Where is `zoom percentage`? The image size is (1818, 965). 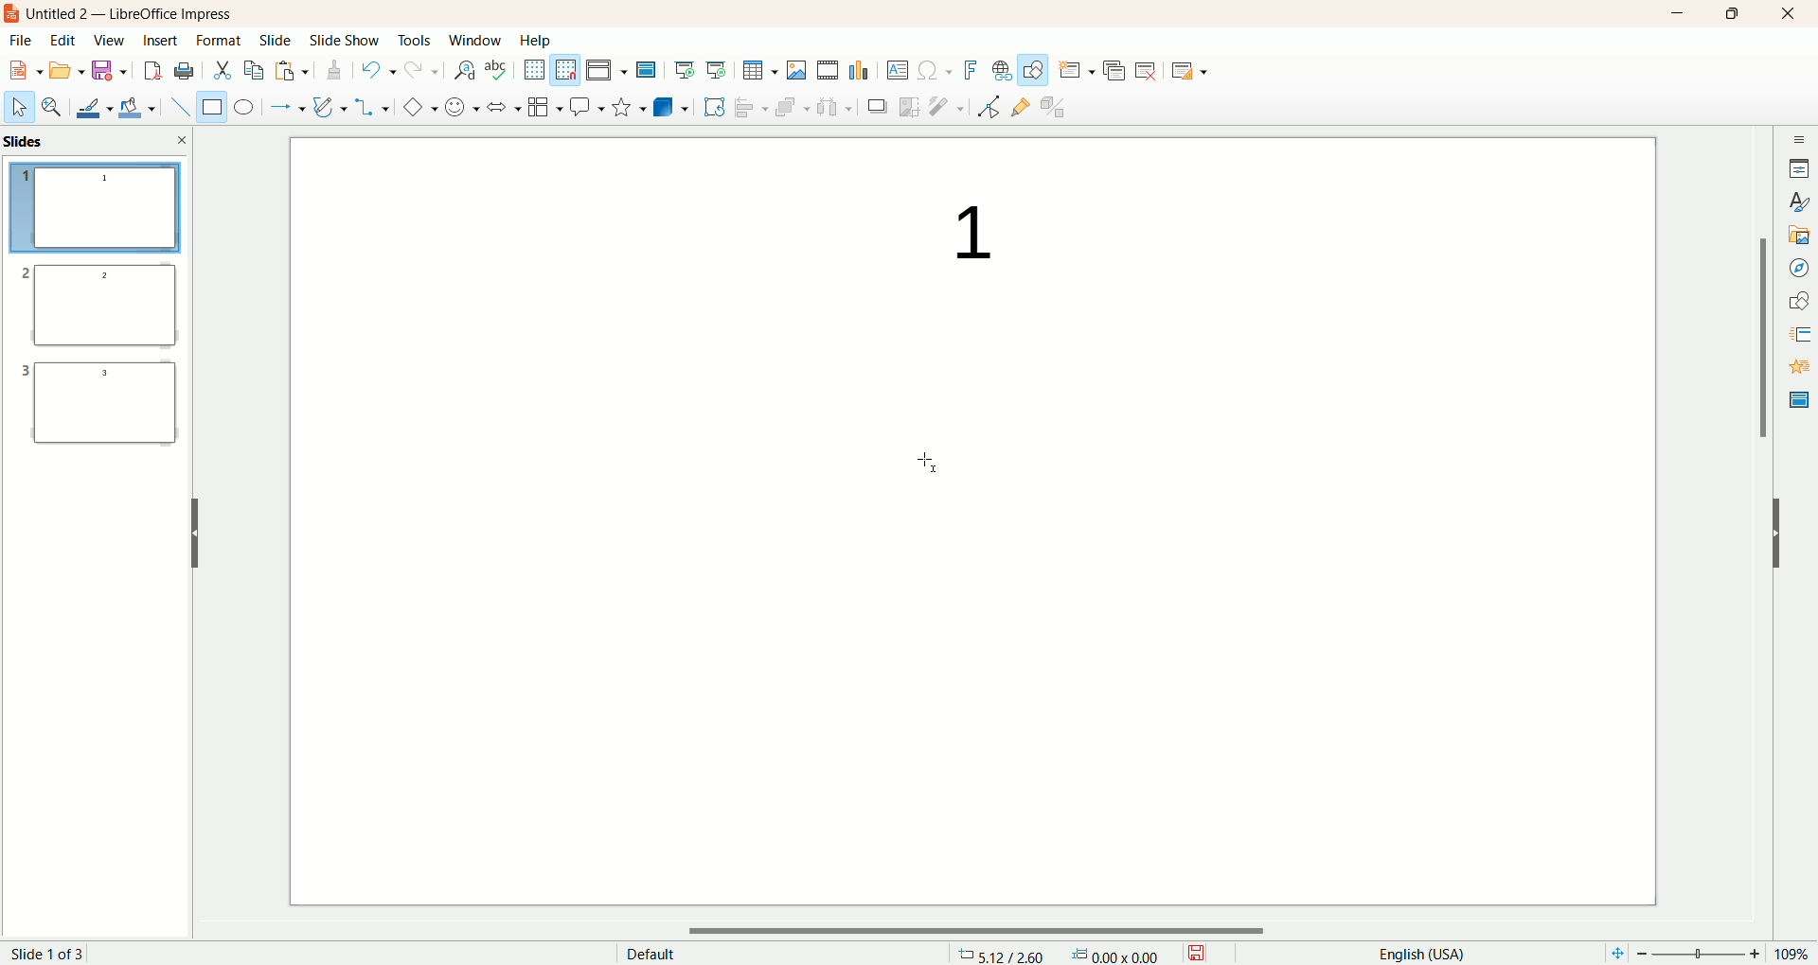 zoom percentage is located at coordinates (1796, 954).